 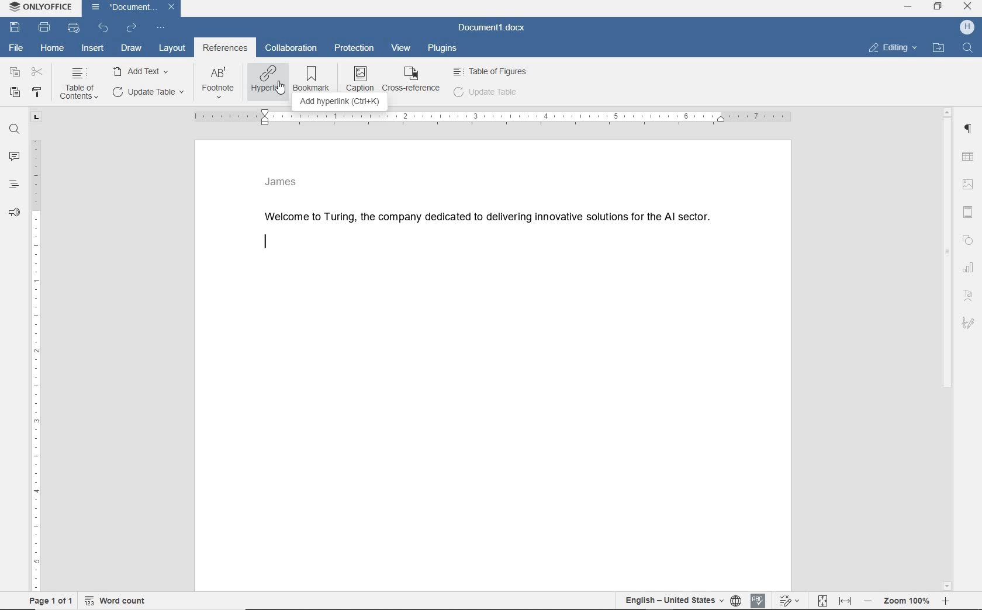 What do you see at coordinates (272, 87) in the screenshot?
I see `Cursor` at bounding box center [272, 87].